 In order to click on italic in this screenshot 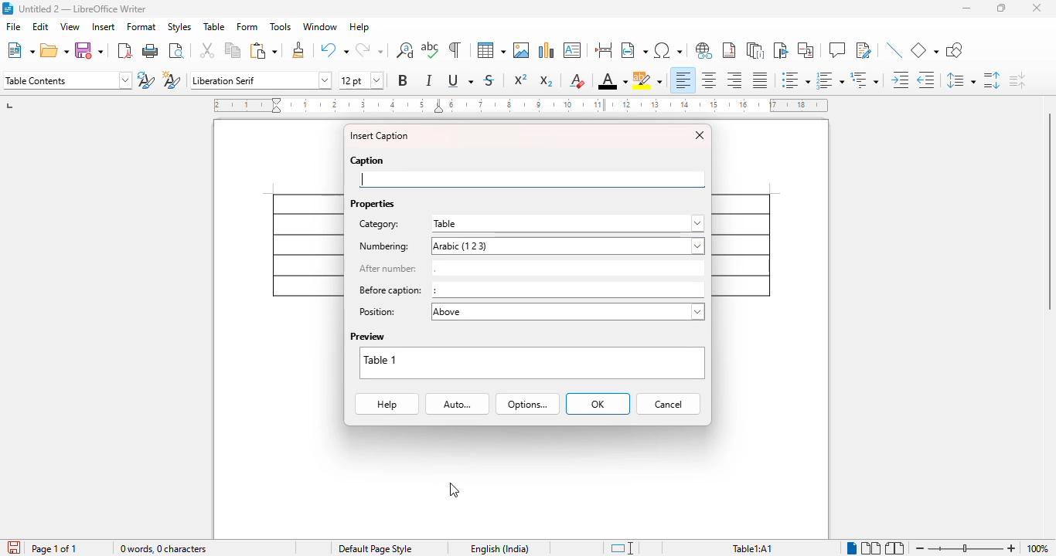, I will do `click(428, 80)`.